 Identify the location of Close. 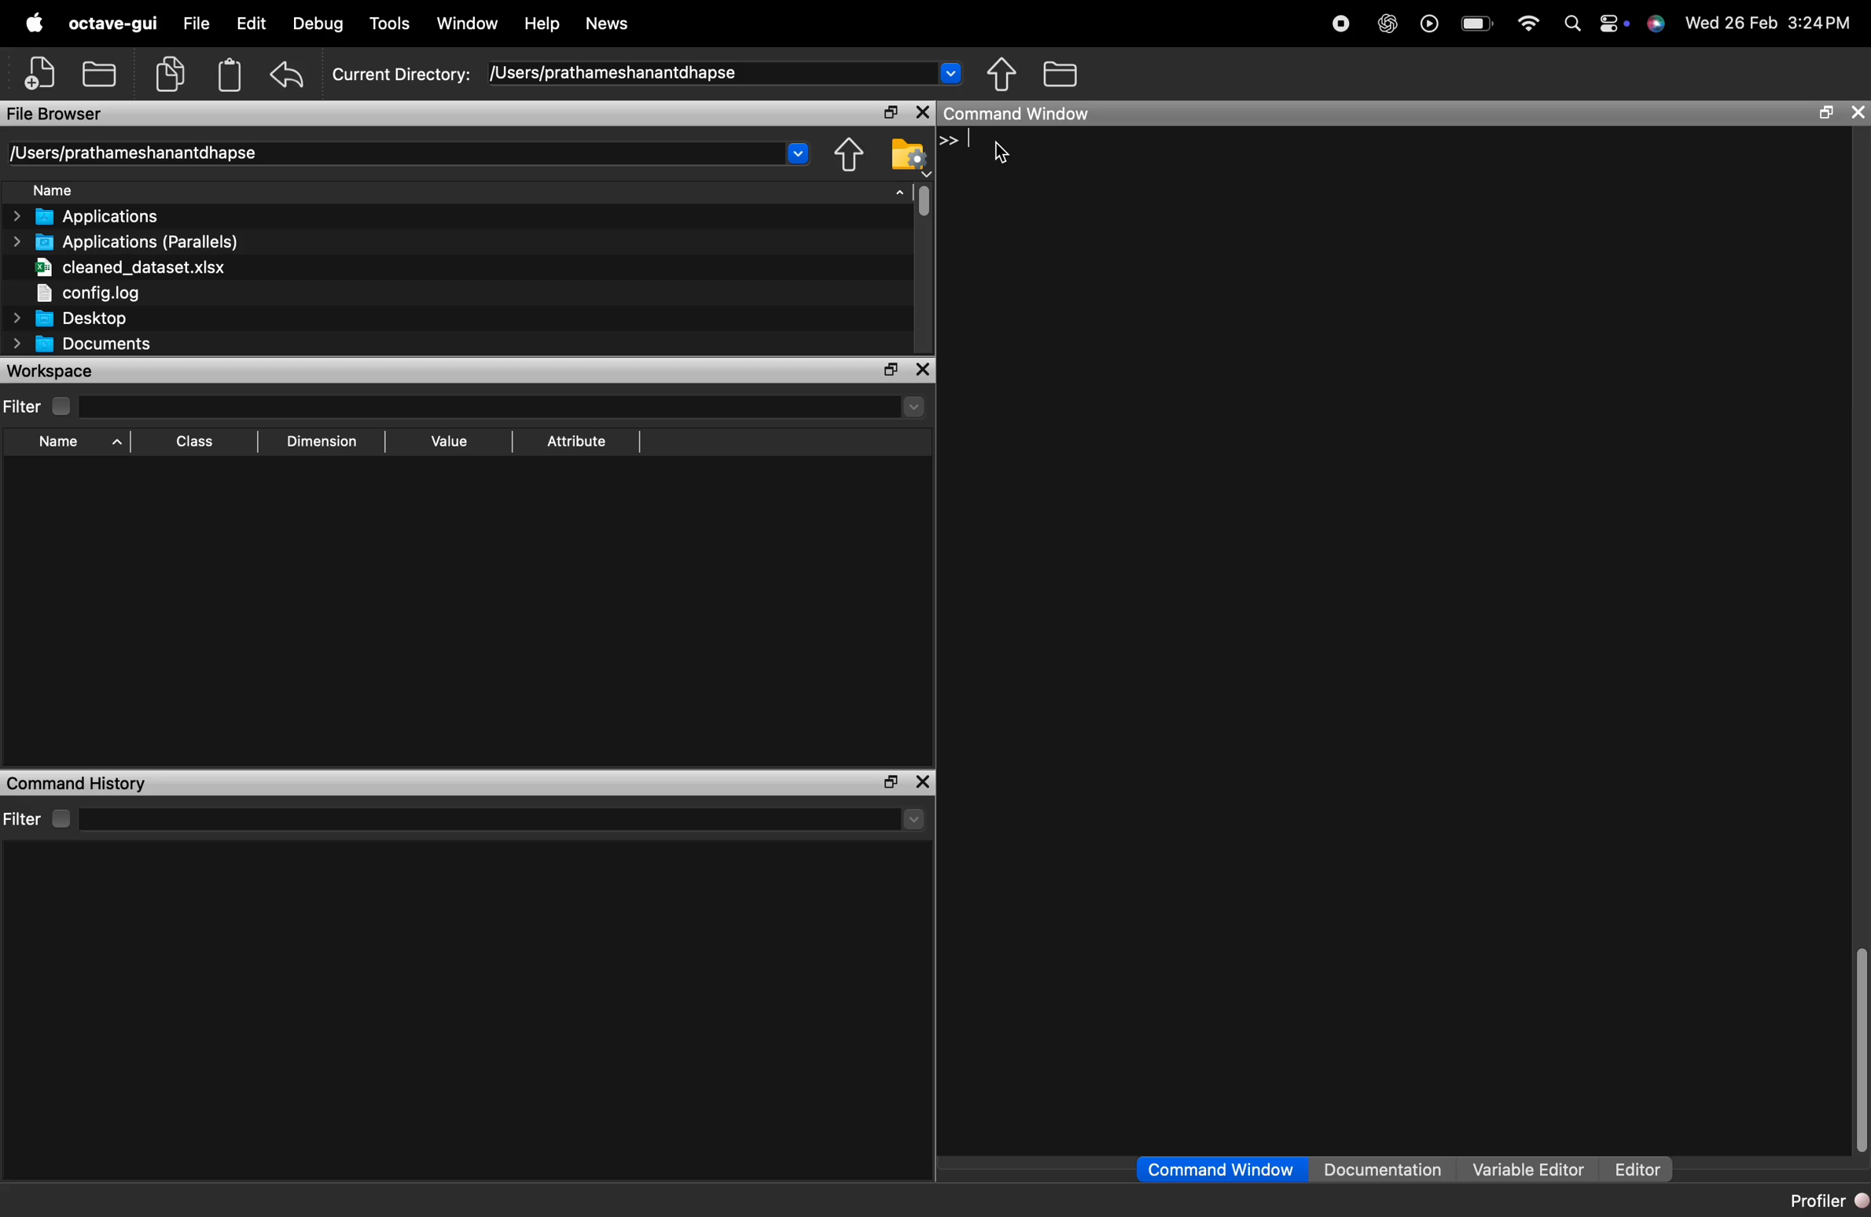
(921, 112).